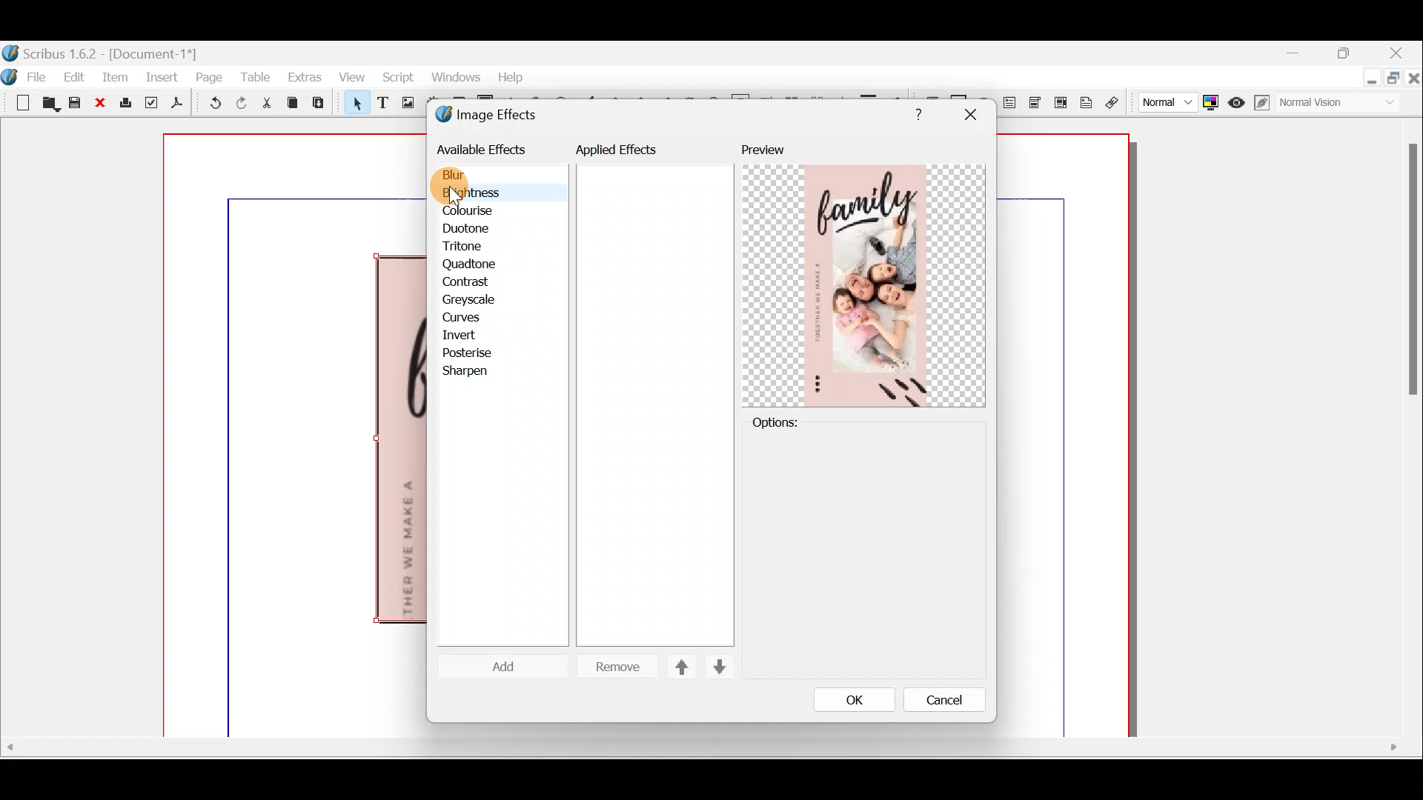  Describe the element at coordinates (935, 703) in the screenshot. I see `Cancel` at that location.